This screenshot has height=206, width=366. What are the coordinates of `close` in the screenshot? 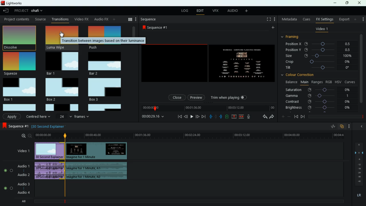 It's located at (360, 3).